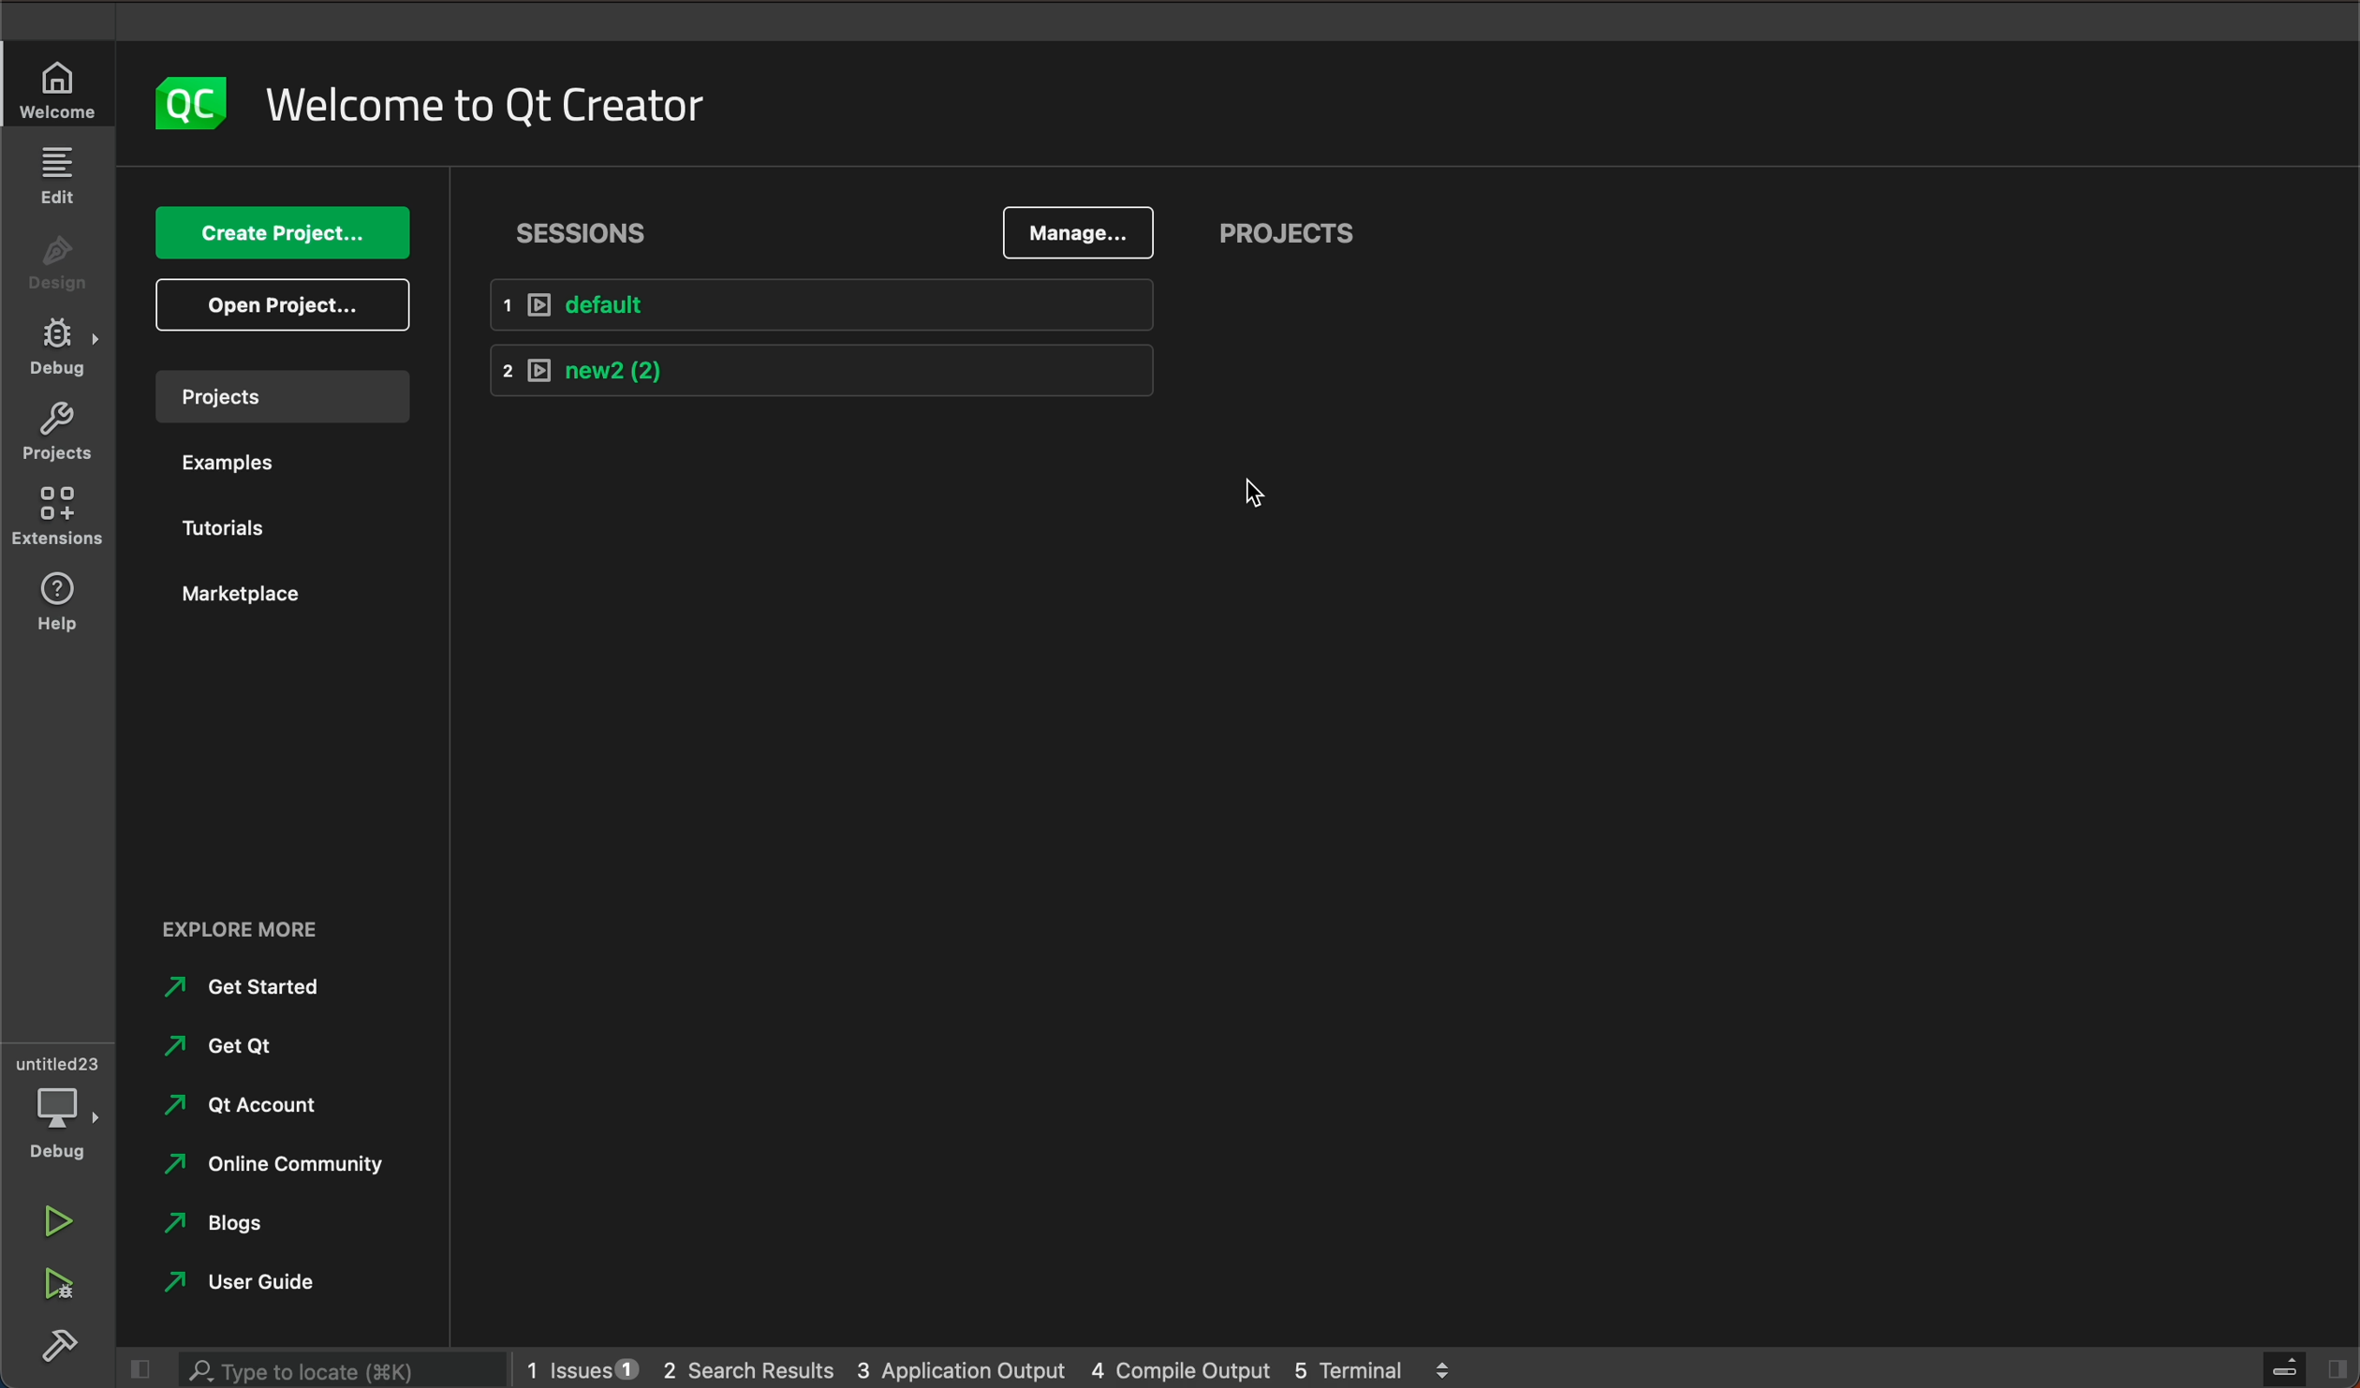  What do you see at coordinates (345, 1370) in the screenshot?
I see `search` at bounding box center [345, 1370].